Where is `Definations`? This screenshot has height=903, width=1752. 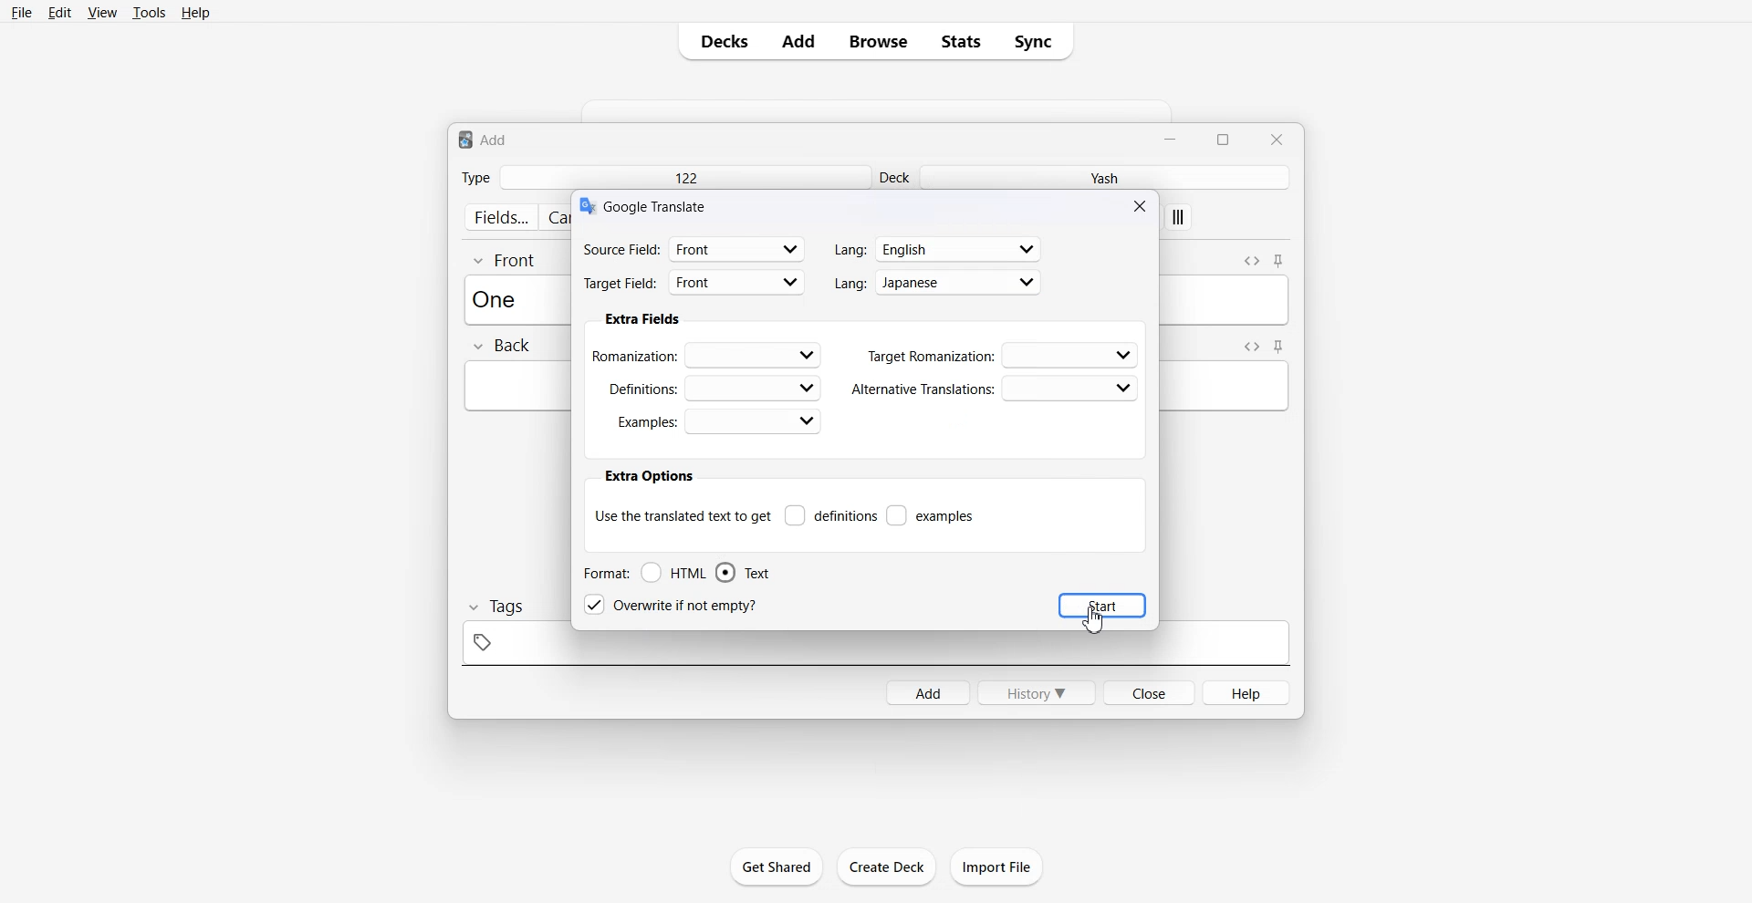 Definations is located at coordinates (712, 387).